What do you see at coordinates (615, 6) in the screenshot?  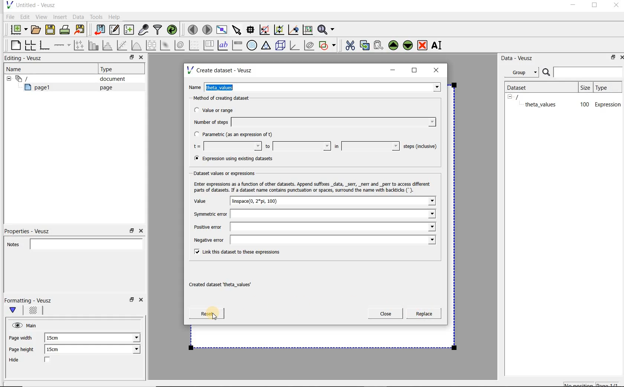 I see `Close` at bounding box center [615, 6].